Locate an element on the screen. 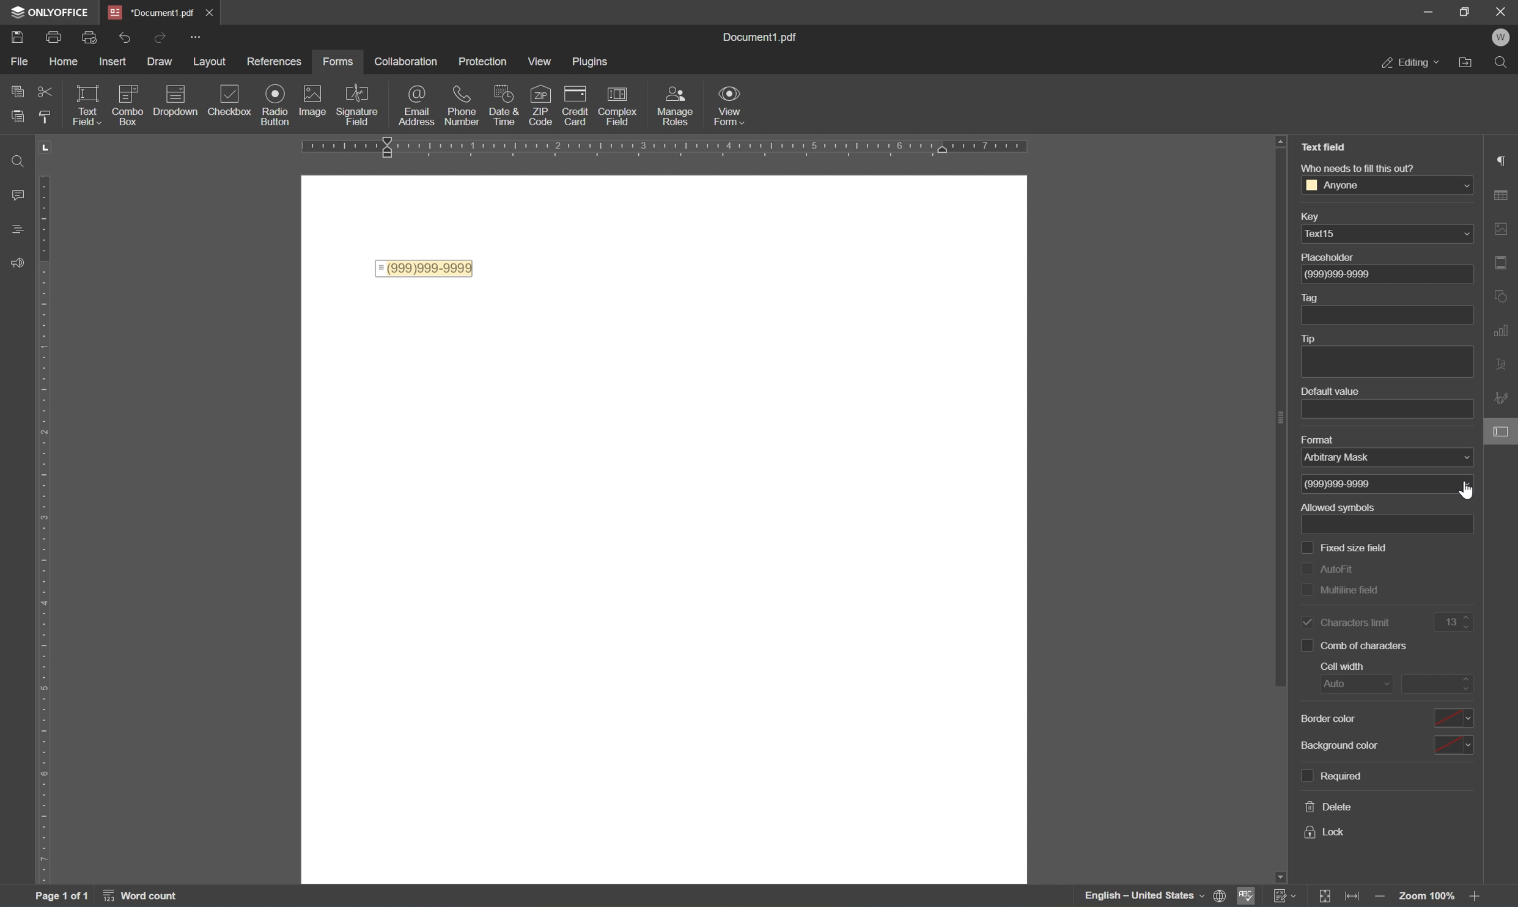  set document language is located at coordinates (1221, 895).